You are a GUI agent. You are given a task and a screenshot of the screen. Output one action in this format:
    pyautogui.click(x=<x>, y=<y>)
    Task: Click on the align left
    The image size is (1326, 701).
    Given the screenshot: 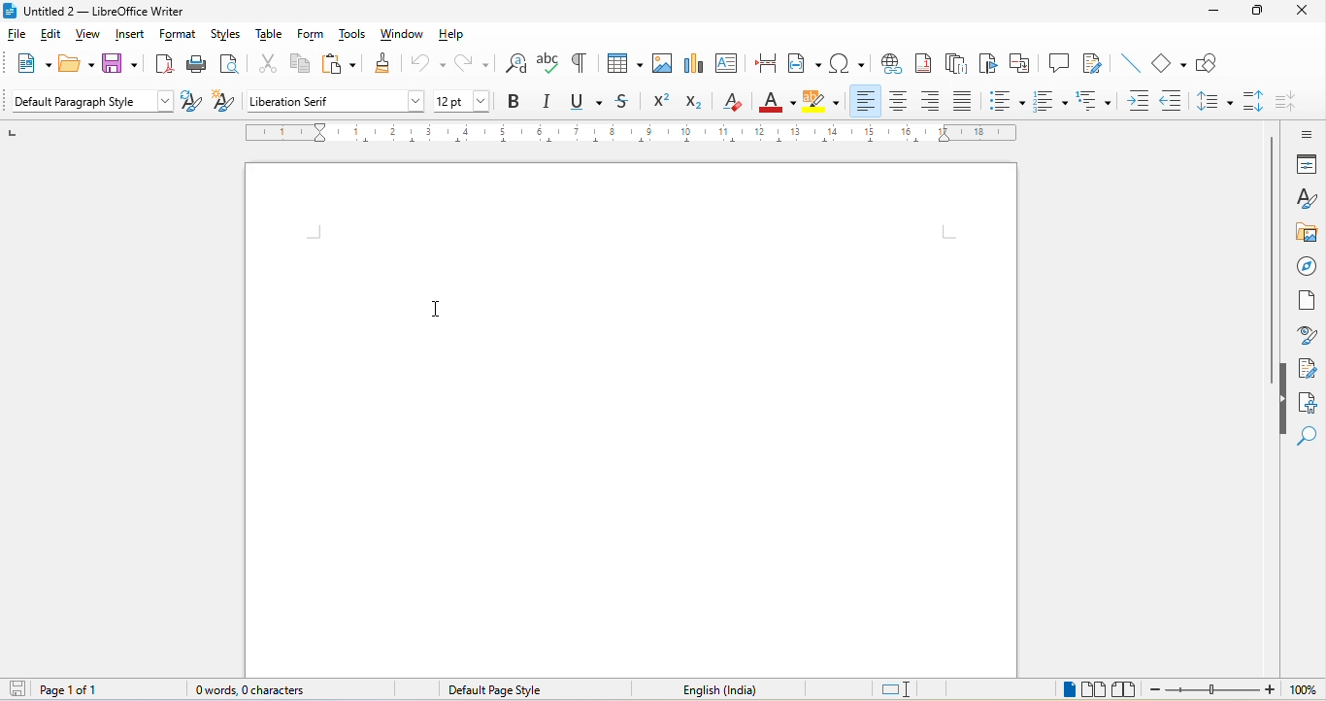 What is the action you would take?
    pyautogui.click(x=866, y=101)
    